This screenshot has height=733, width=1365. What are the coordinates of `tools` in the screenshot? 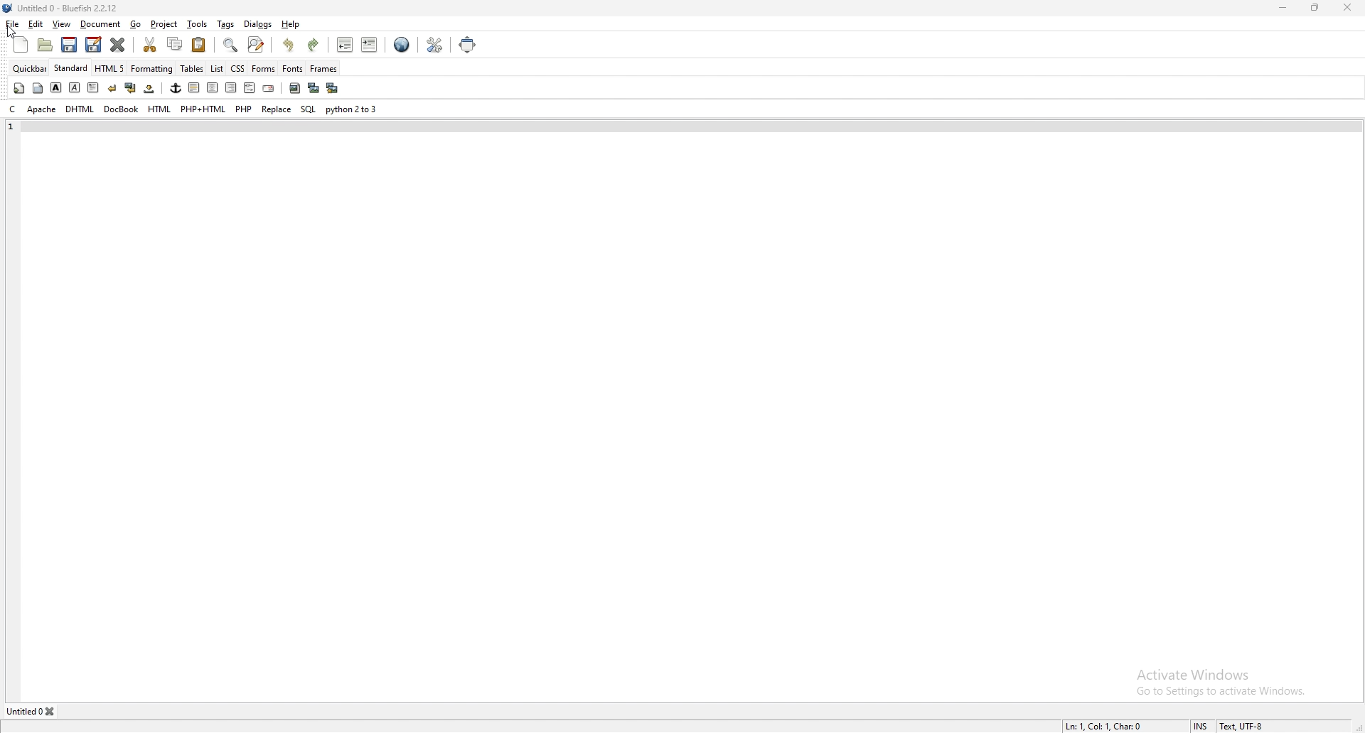 It's located at (198, 25).